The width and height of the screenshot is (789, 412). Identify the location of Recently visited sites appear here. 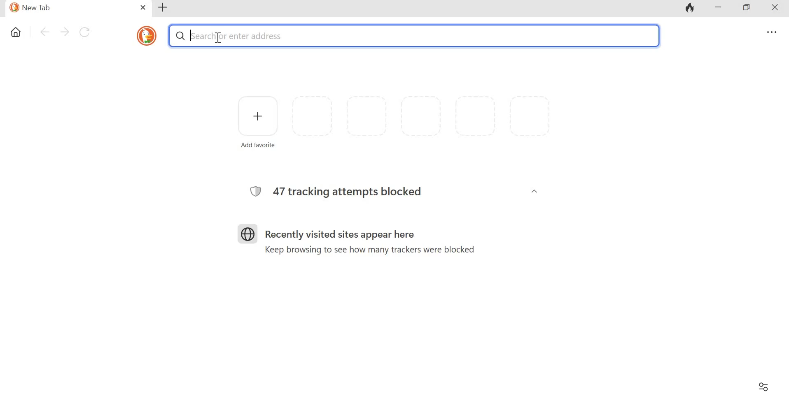
(344, 235).